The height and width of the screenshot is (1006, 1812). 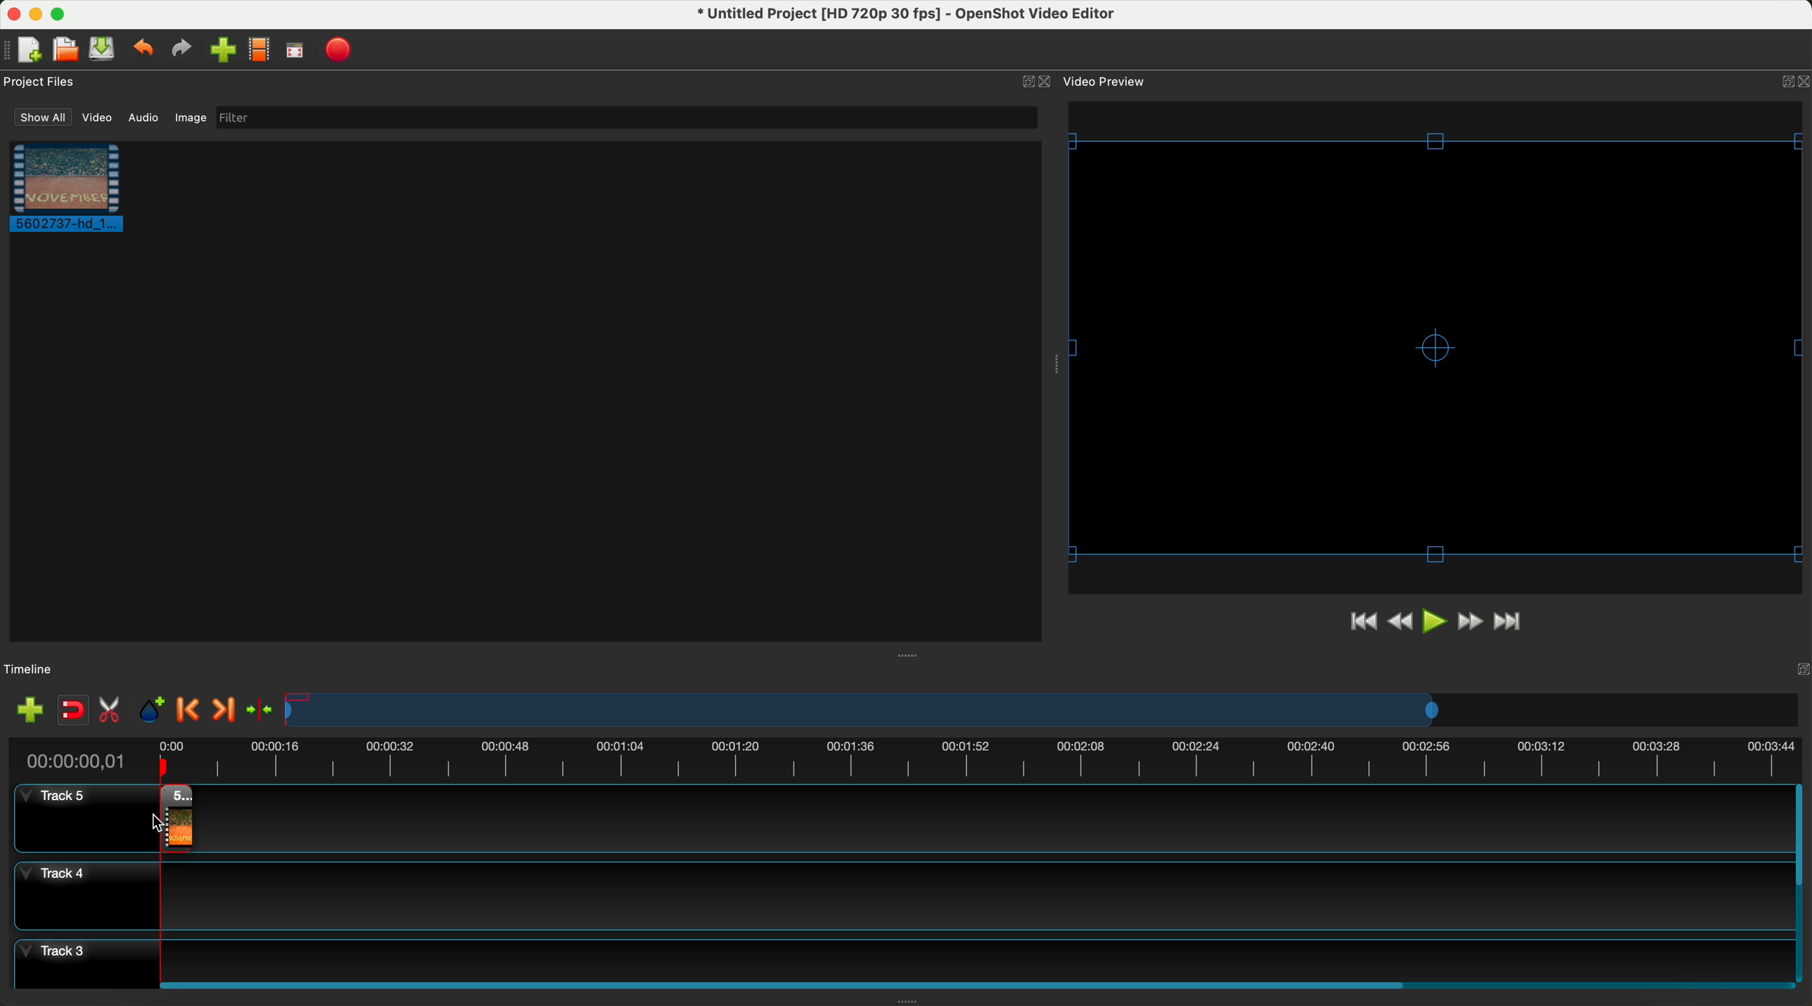 What do you see at coordinates (1432, 622) in the screenshot?
I see `play` at bounding box center [1432, 622].